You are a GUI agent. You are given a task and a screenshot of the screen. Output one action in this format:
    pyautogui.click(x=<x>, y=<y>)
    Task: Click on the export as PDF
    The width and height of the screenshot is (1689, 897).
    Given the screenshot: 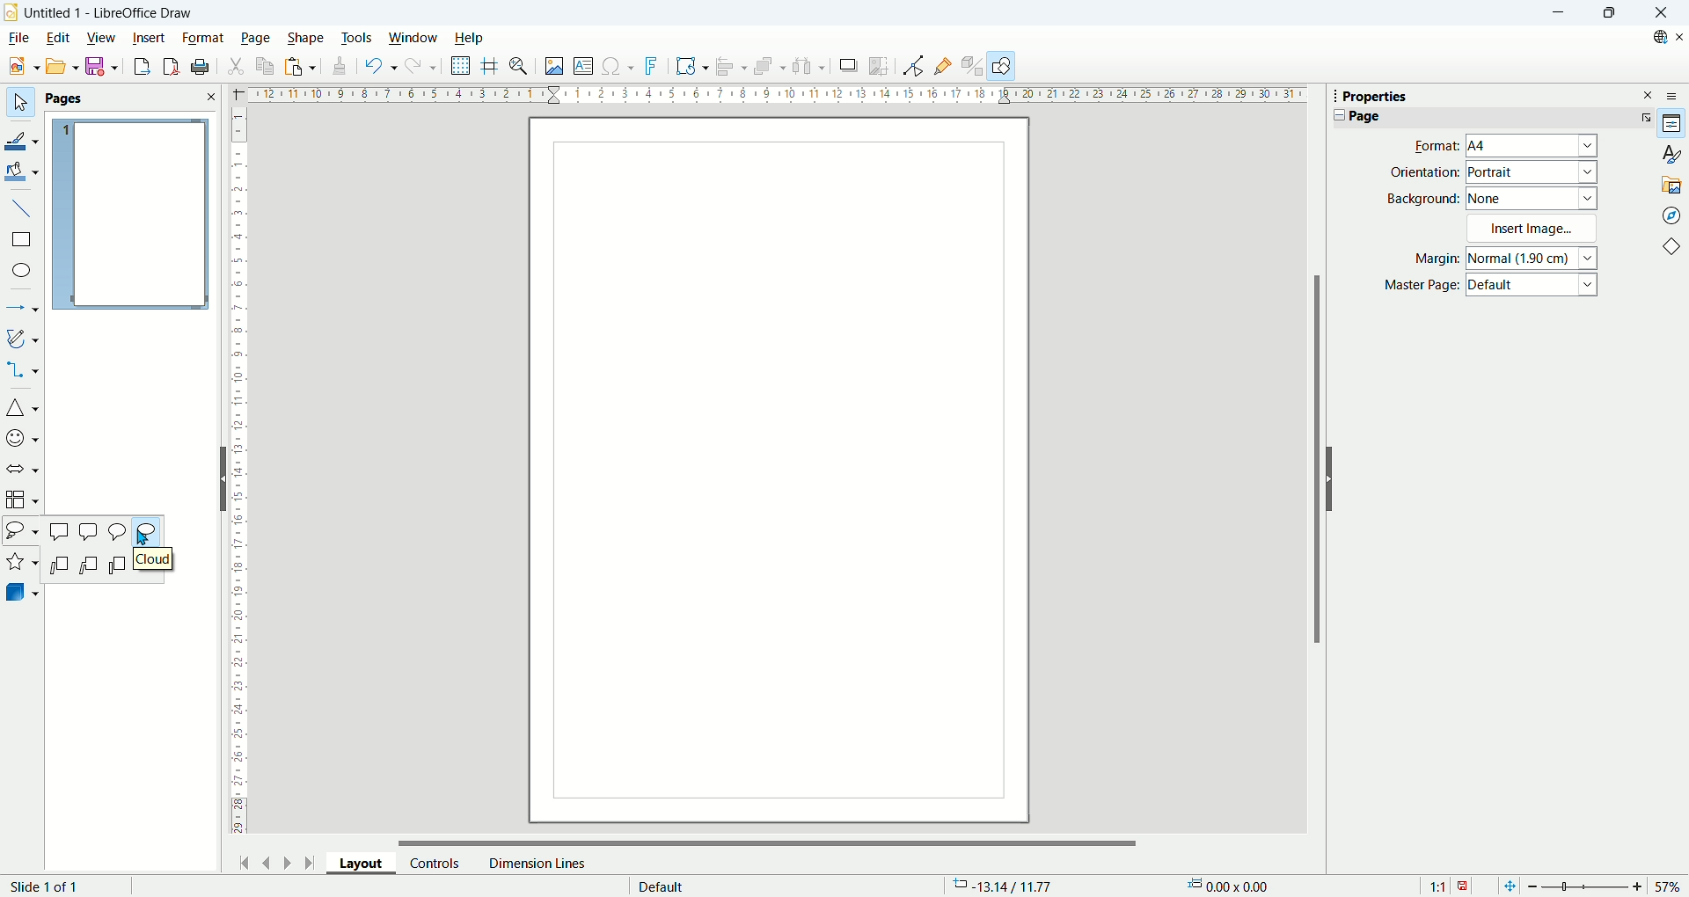 What is the action you would take?
    pyautogui.click(x=169, y=67)
    